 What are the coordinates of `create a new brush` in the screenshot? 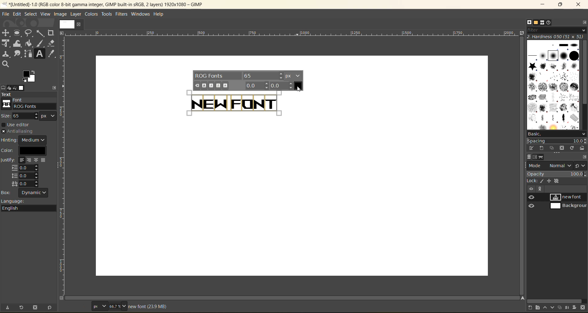 It's located at (541, 148).